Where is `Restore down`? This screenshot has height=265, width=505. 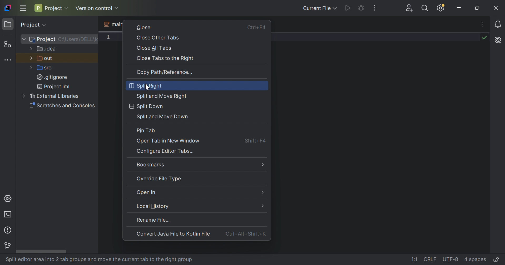
Restore down is located at coordinates (478, 8).